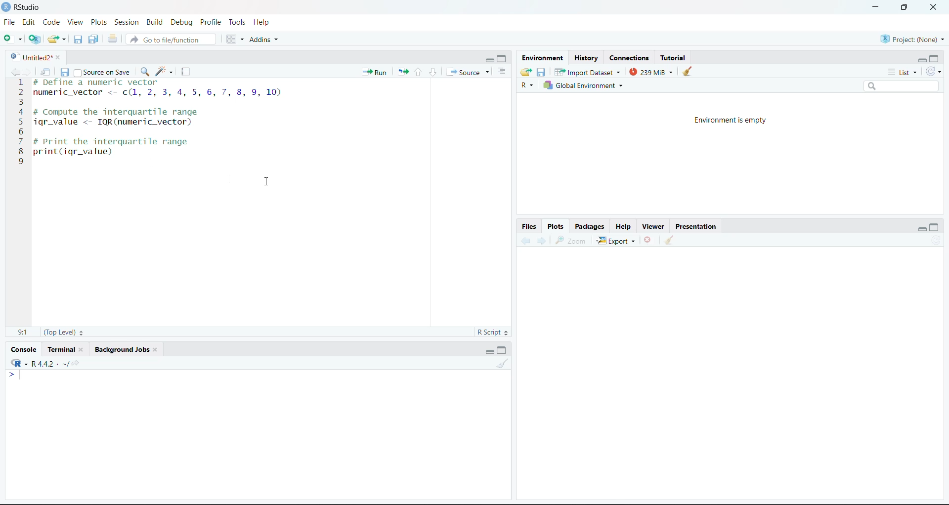 Image resolution: width=949 pixels, height=505 pixels. Describe the element at coordinates (672, 240) in the screenshot. I see `Clear console (Ctrl +L)` at that location.